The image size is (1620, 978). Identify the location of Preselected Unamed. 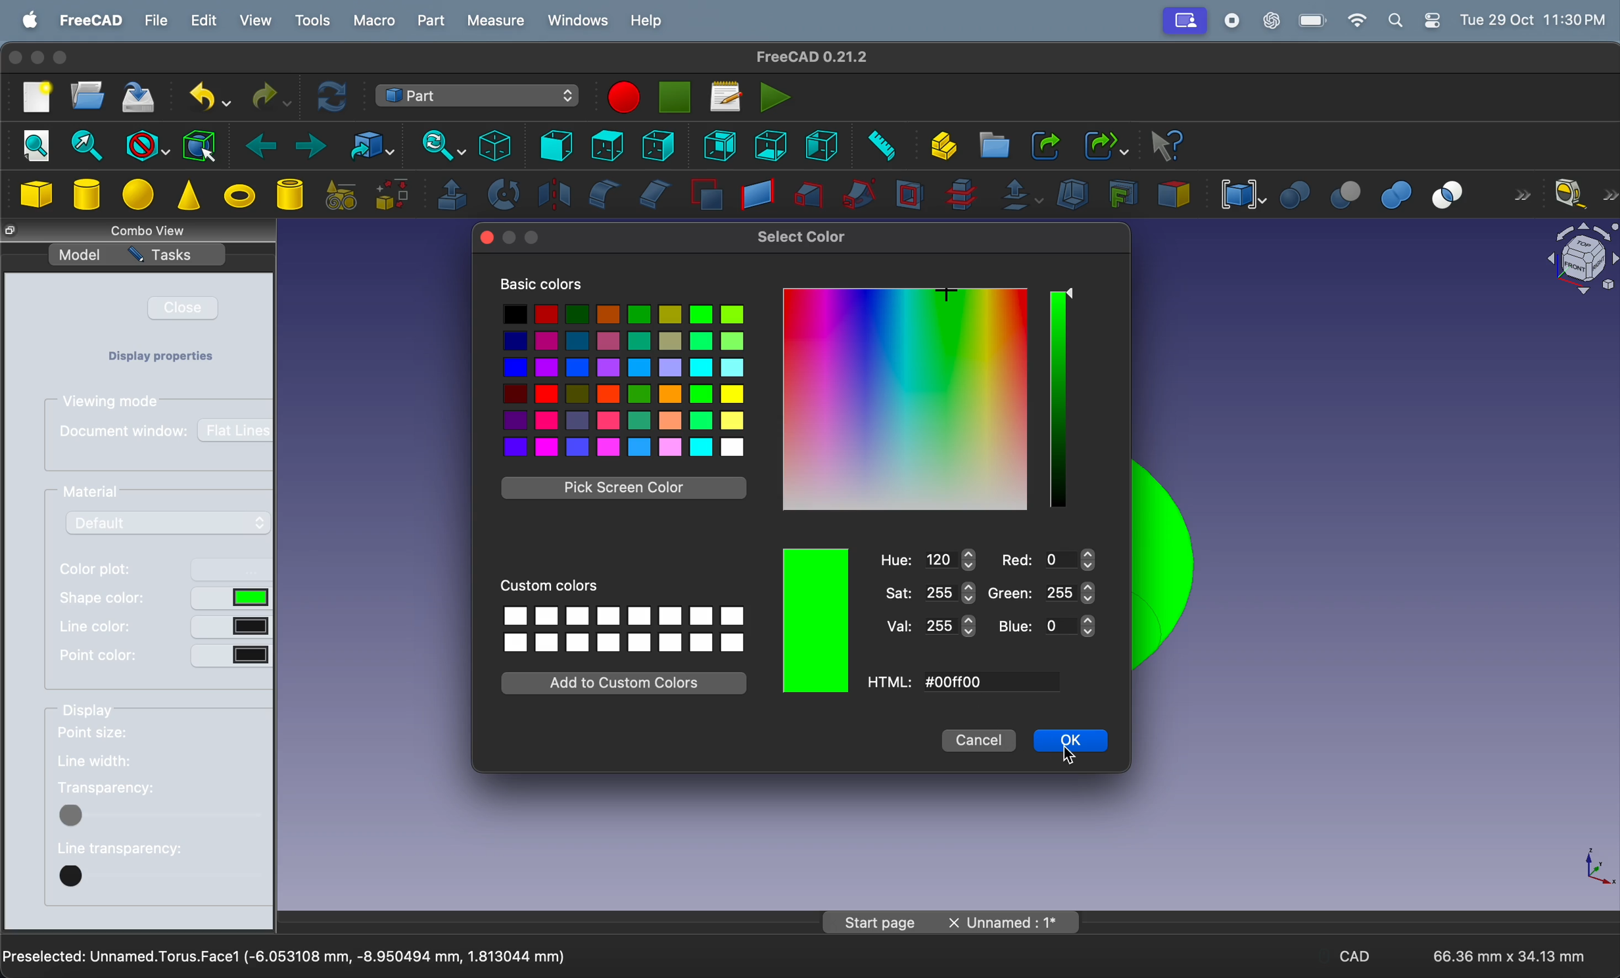
(287, 958).